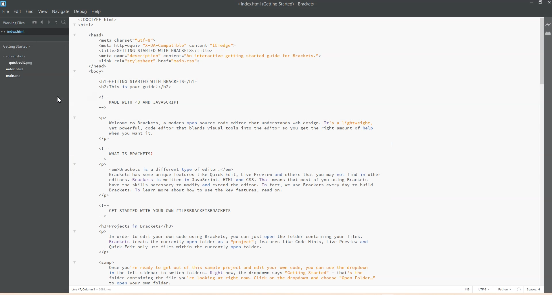  I want to click on Cursor, so click(60, 100).